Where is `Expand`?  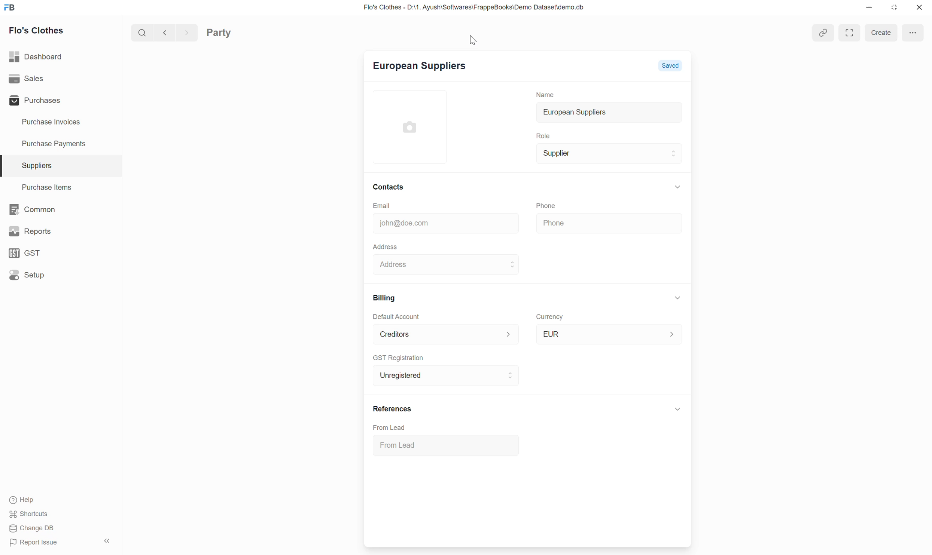 Expand is located at coordinates (849, 33).